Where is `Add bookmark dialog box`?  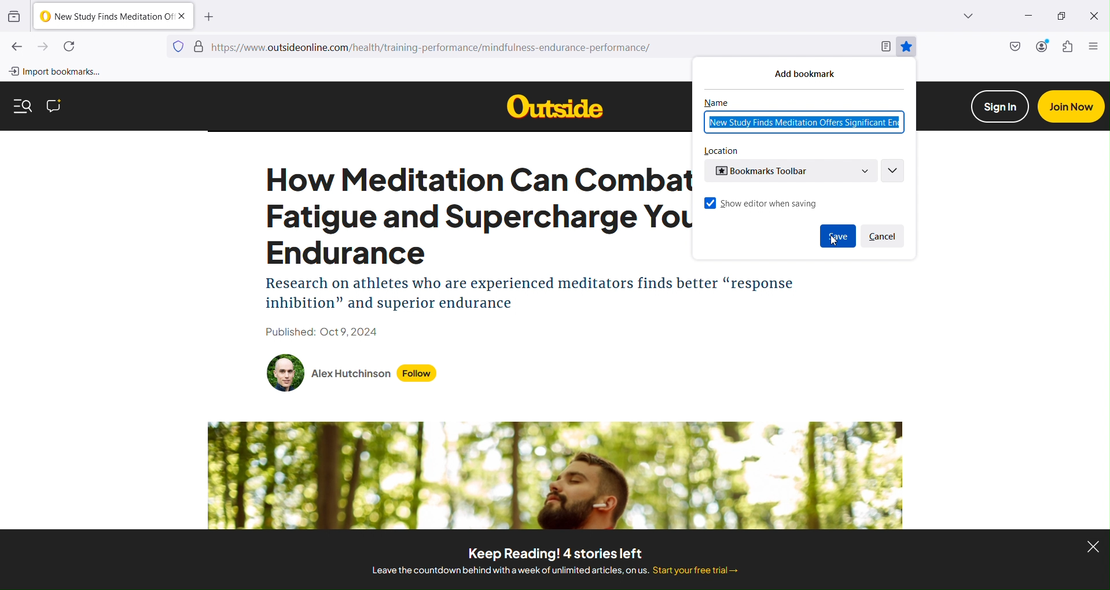 Add bookmark dialog box is located at coordinates (815, 73).